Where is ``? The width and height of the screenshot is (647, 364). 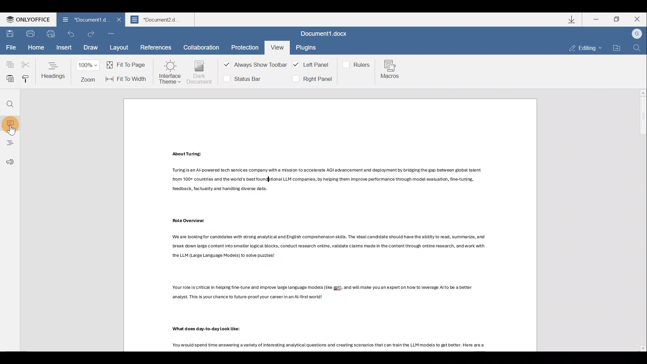
 is located at coordinates (188, 154).